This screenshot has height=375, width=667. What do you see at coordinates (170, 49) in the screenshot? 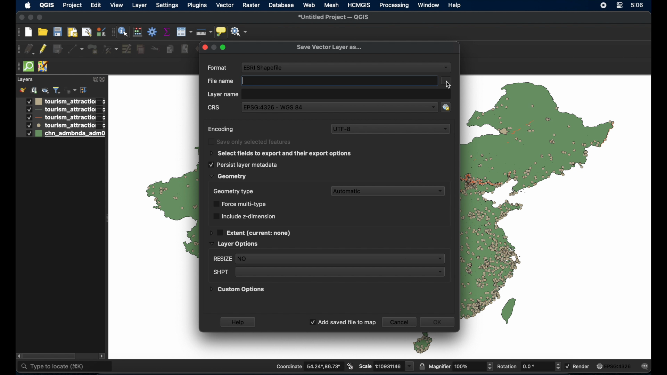
I see `copy features` at bounding box center [170, 49].